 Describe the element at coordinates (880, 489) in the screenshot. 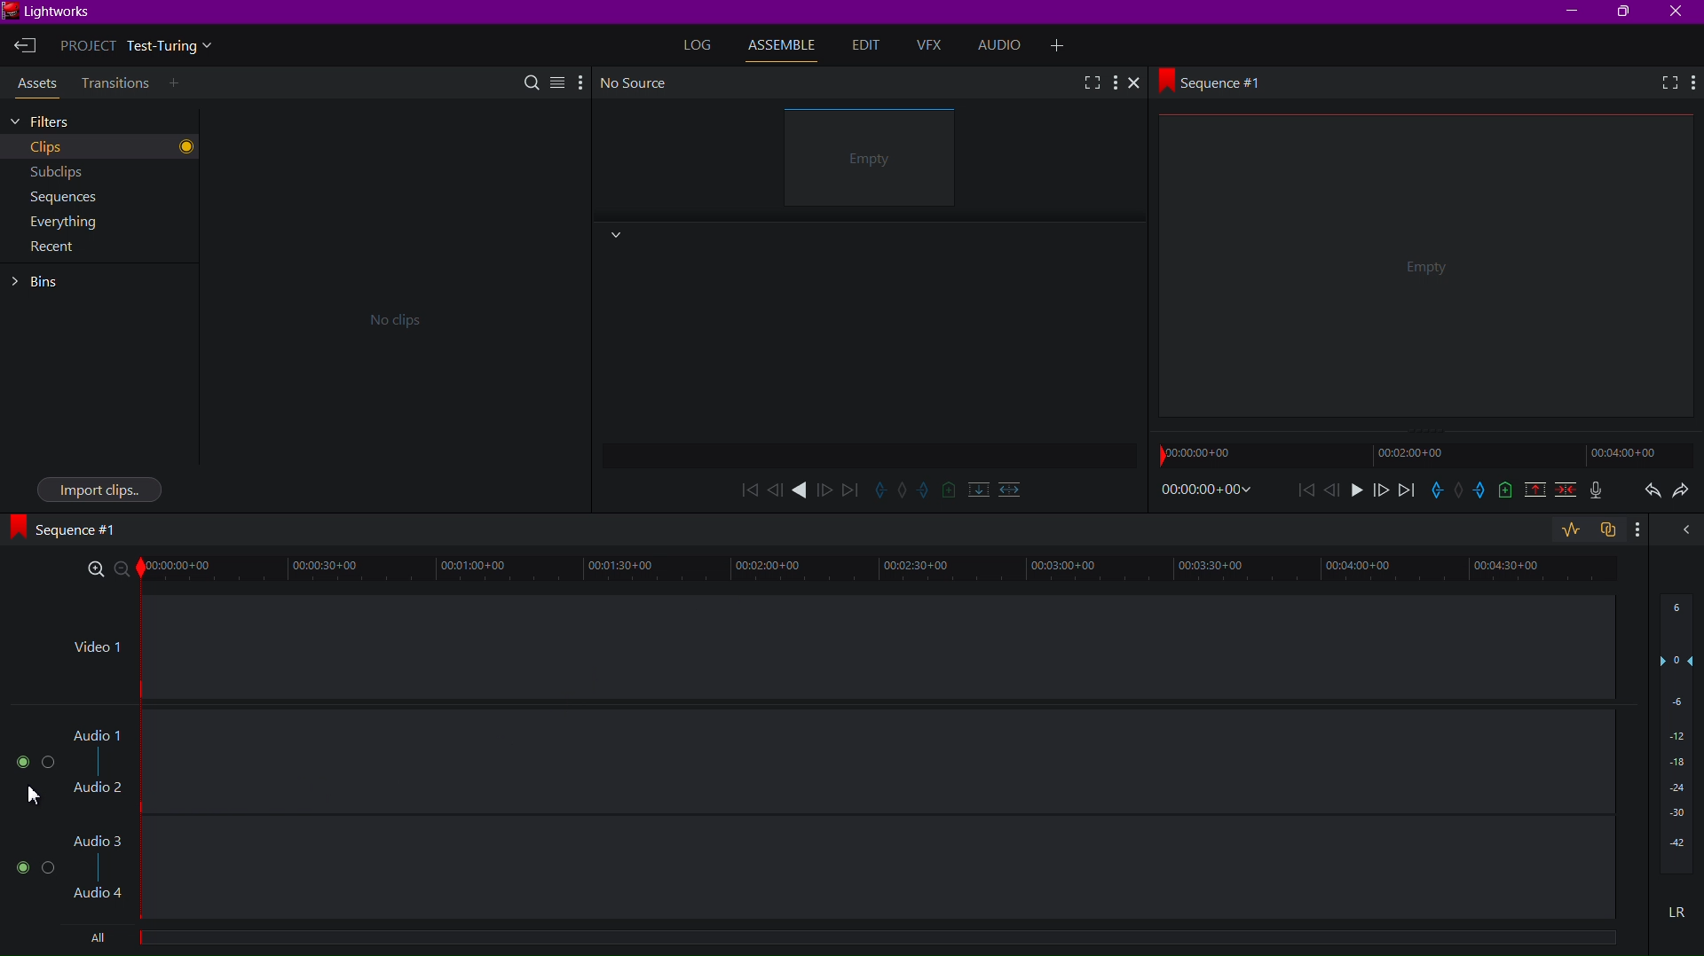

I see `expand edit` at that location.